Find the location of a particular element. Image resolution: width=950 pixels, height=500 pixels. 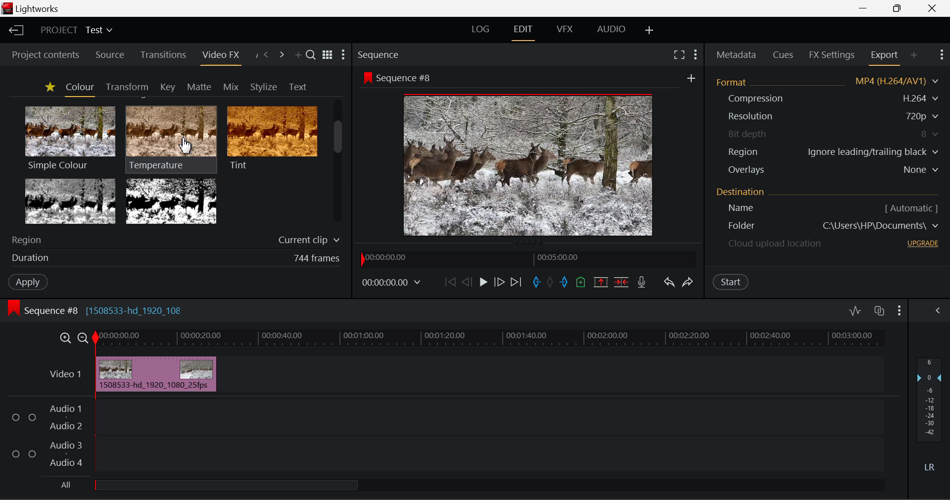

Show Settings is located at coordinates (343, 54).